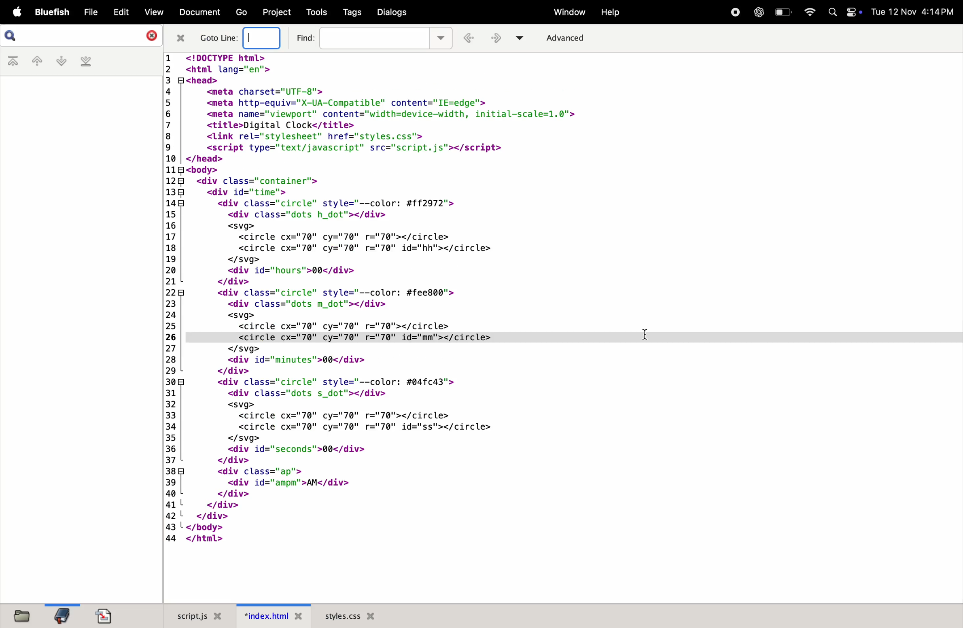 Image resolution: width=963 pixels, height=628 pixels. Describe the element at coordinates (350, 13) in the screenshot. I see `tags` at that location.